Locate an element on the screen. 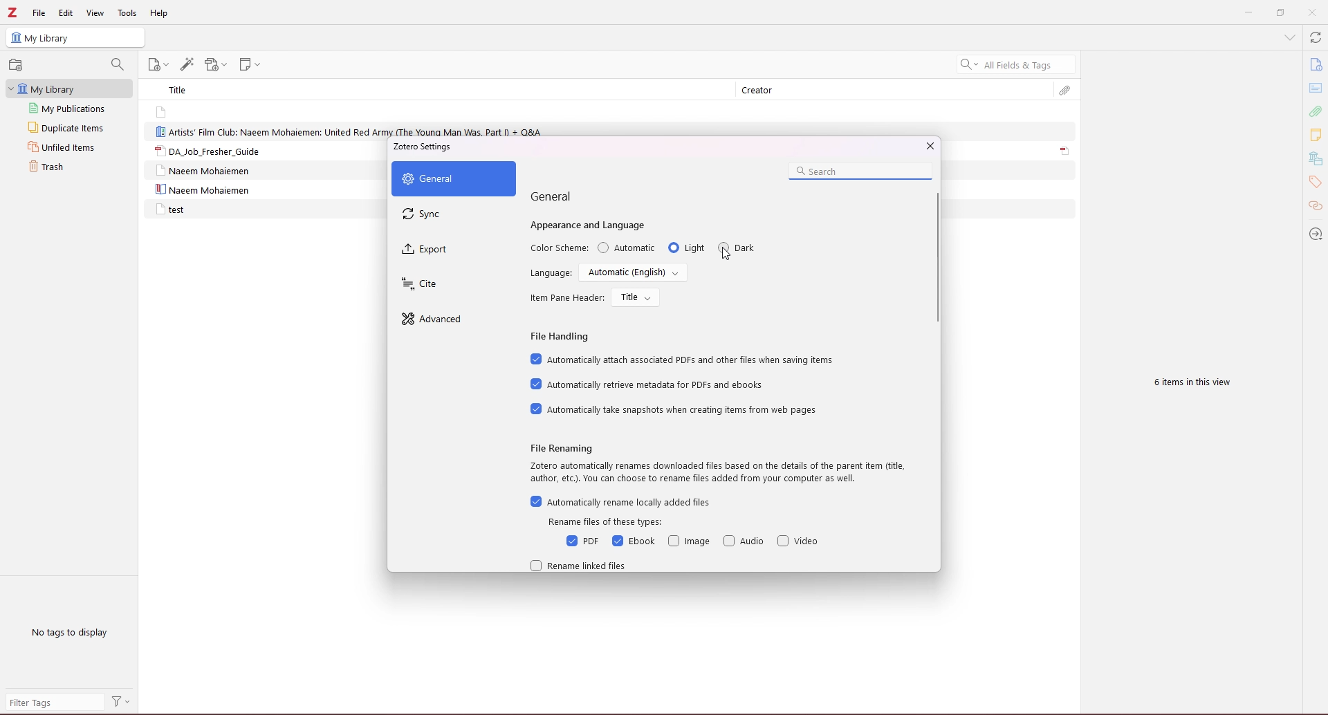  cite is located at coordinates (452, 285).